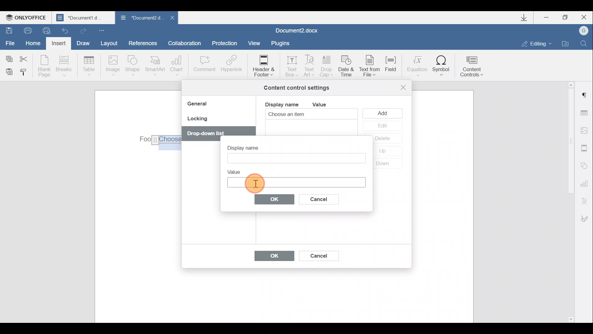 The width and height of the screenshot is (593, 334). Describe the element at coordinates (474, 64) in the screenshot. I see `Content controls` at that location.